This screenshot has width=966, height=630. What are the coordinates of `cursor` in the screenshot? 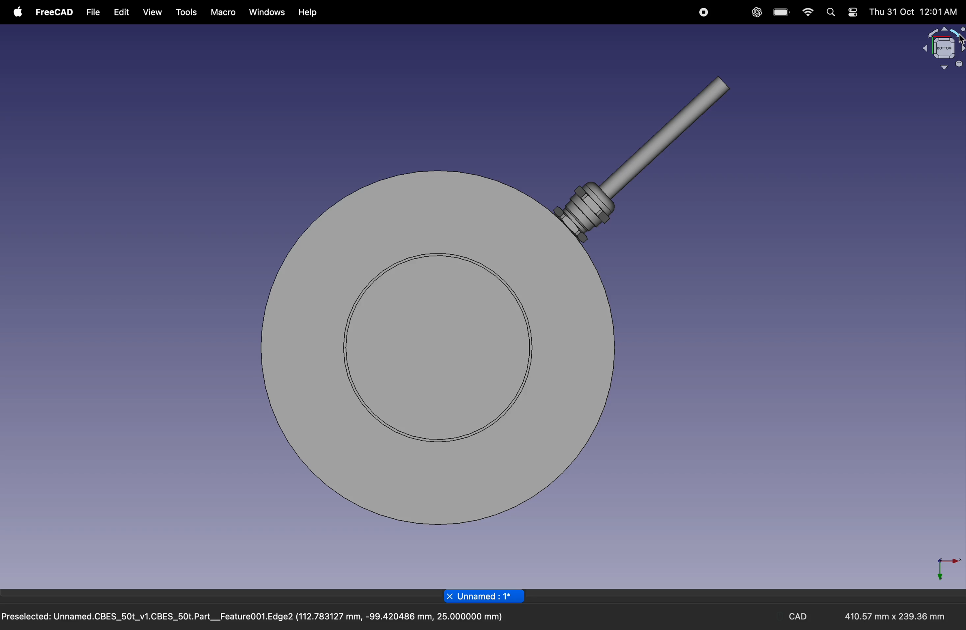 It's located at (960, 41).